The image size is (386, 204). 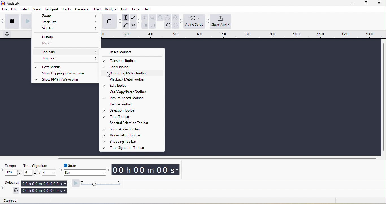 What do you see at coordinates (25, 9) in the screenshot?
I see `select` at bounding box center [25, 9].